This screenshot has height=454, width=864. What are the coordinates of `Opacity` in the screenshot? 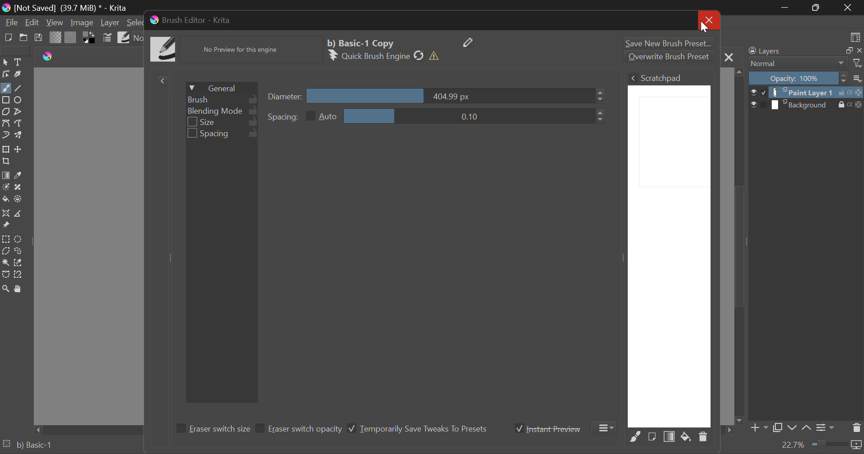 It's located at (805, 79).